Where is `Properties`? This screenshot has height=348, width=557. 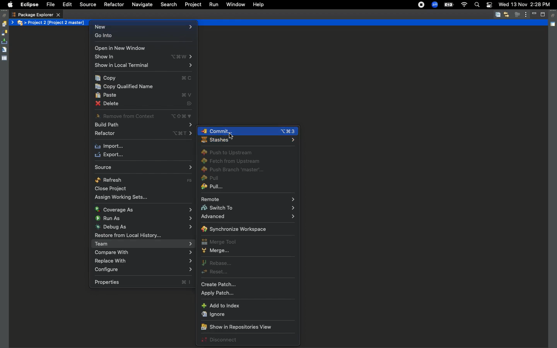
Properties is located at coordinates (5, 58).